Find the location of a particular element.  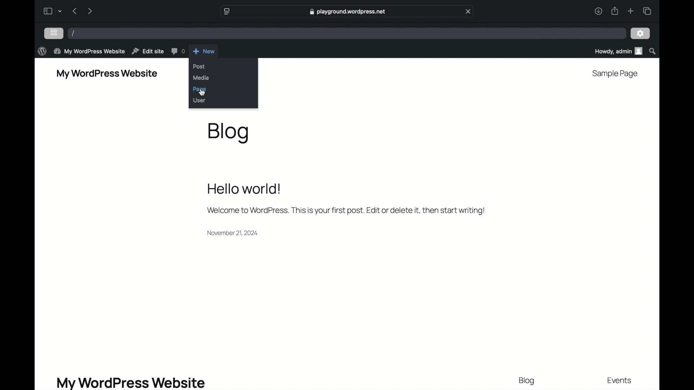

tab group picker is located at coordinates (60, 11).